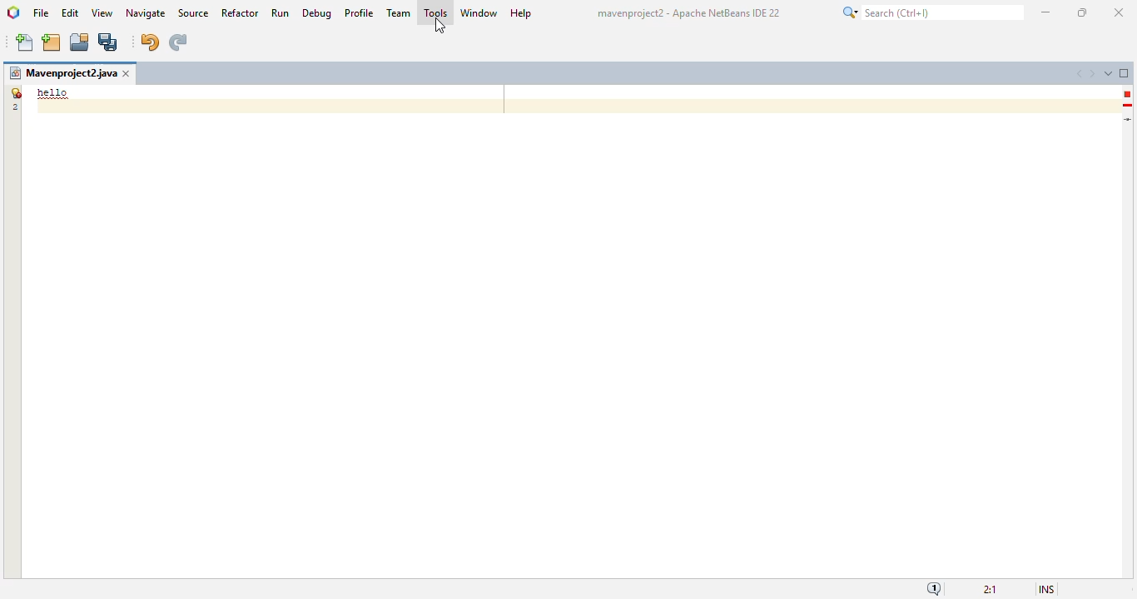  I want to click on edit, so click(71, 12).